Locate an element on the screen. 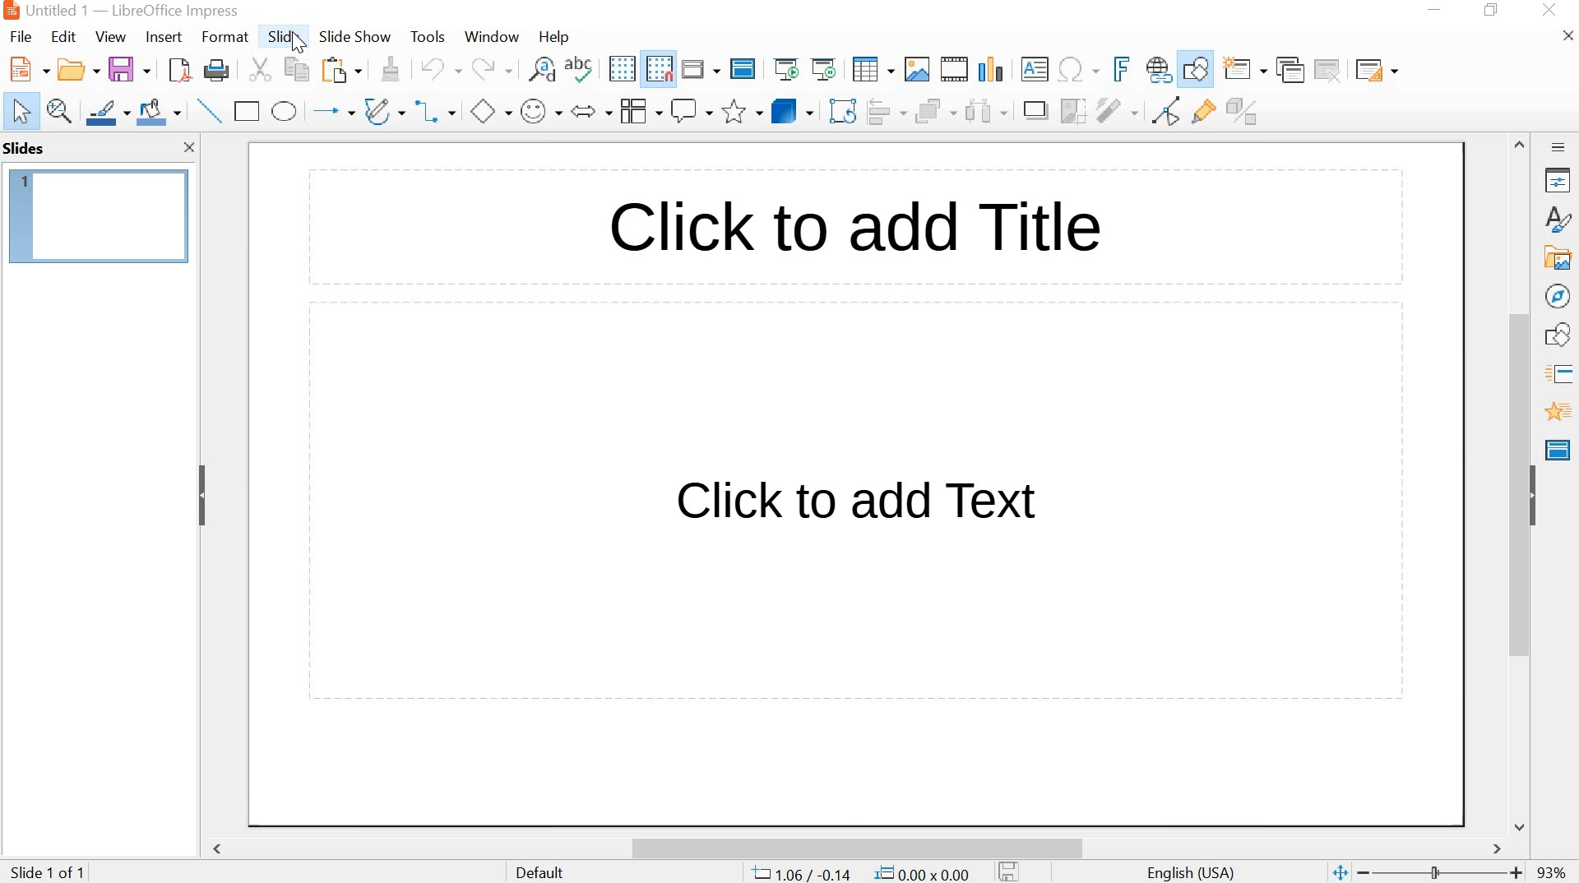  Basic shapes is located at coordinates (490, 109).